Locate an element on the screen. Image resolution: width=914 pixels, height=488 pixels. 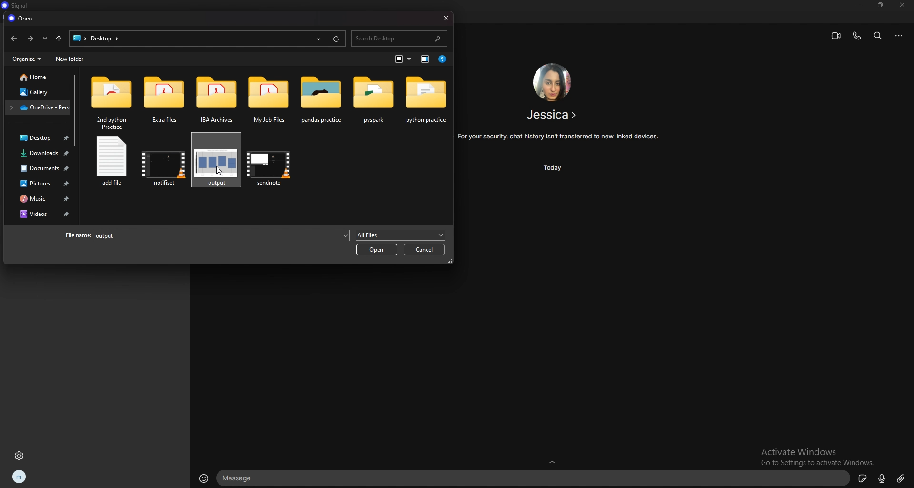
documents is located at coordinates (39, 168).